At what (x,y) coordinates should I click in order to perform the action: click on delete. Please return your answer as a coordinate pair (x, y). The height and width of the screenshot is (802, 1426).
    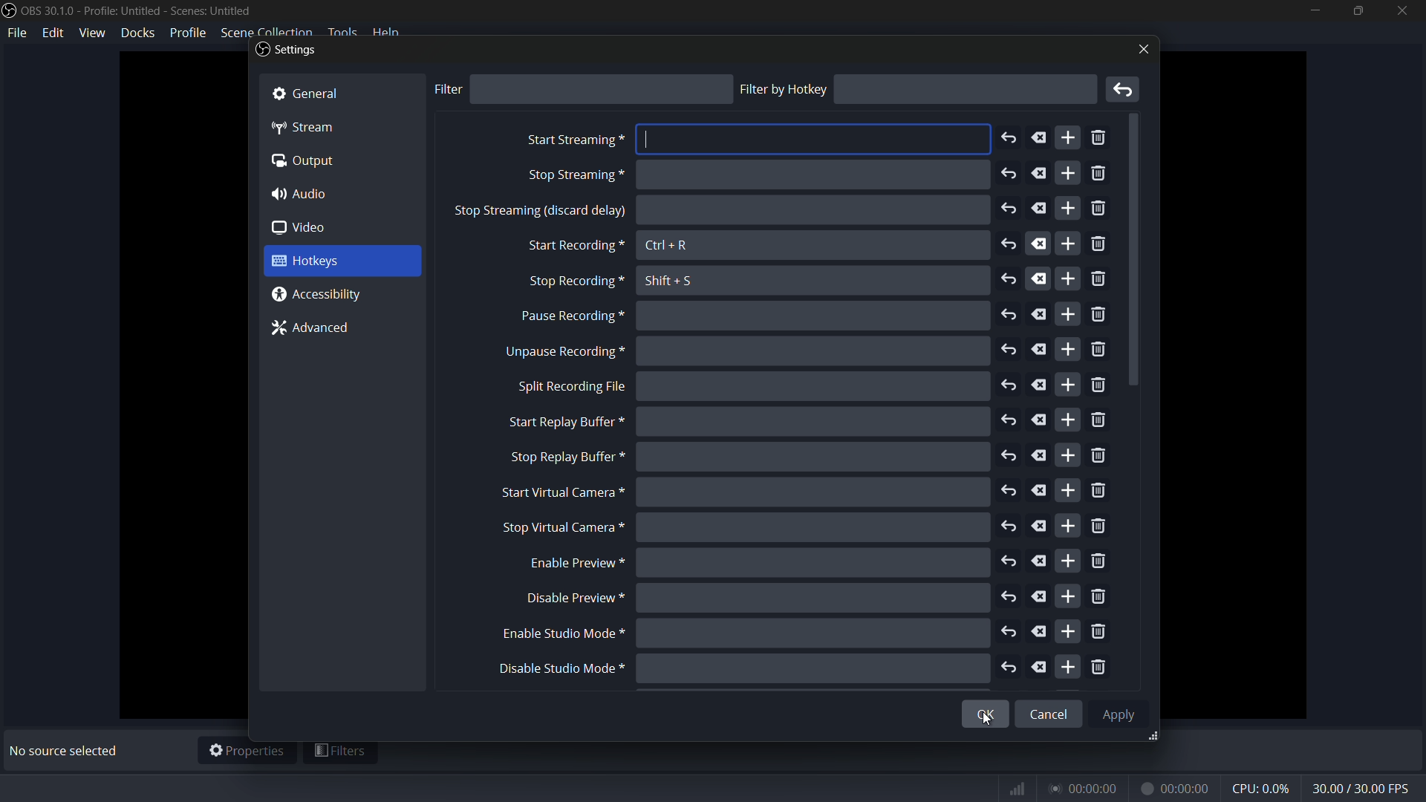
    Looking at the image, I should click on (1041, 210).